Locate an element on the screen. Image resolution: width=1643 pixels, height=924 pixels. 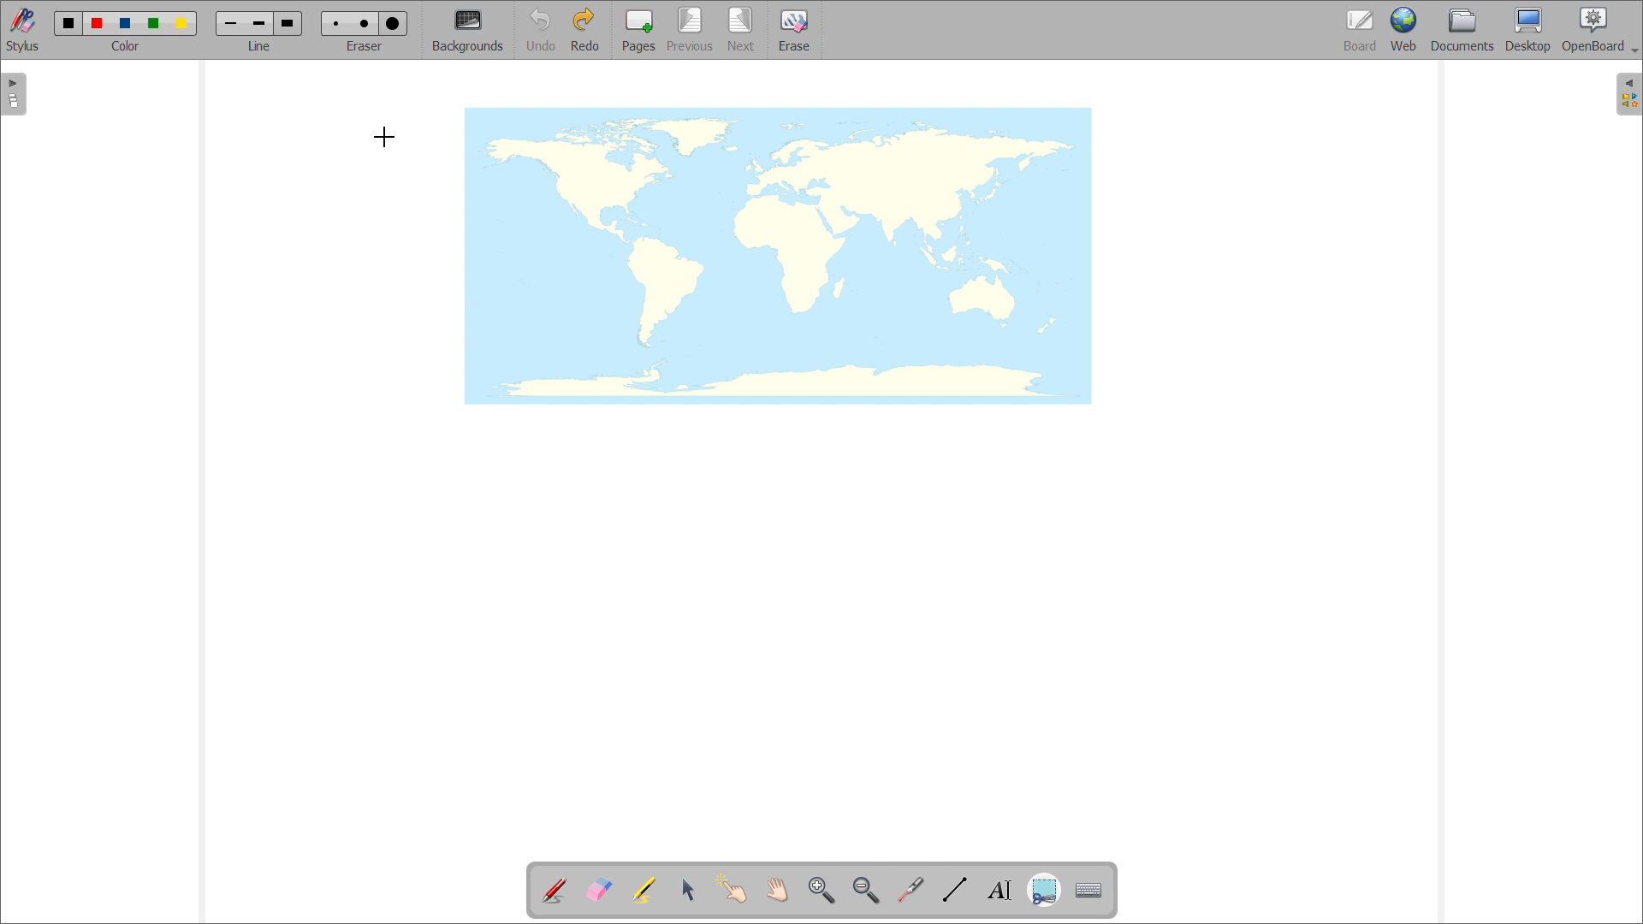
backgrounds is located at coordinates (468, 30).